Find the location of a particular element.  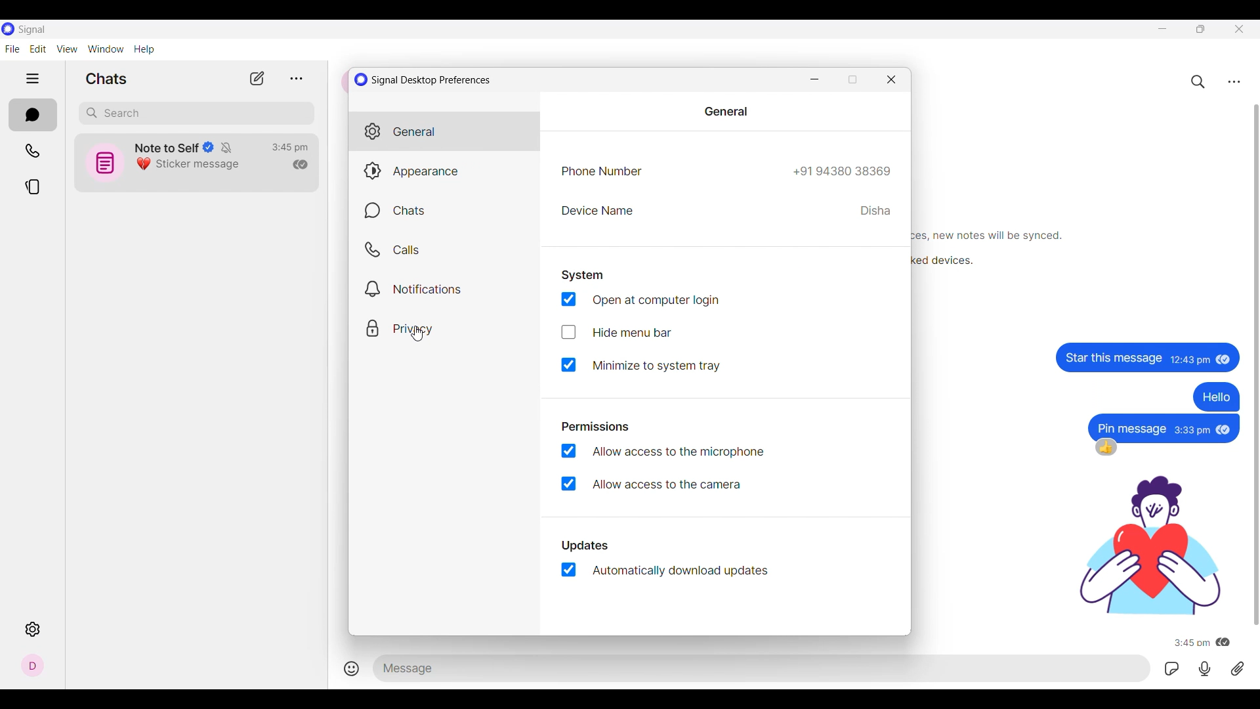

Attachment  is located at coordinates (1238, 668).